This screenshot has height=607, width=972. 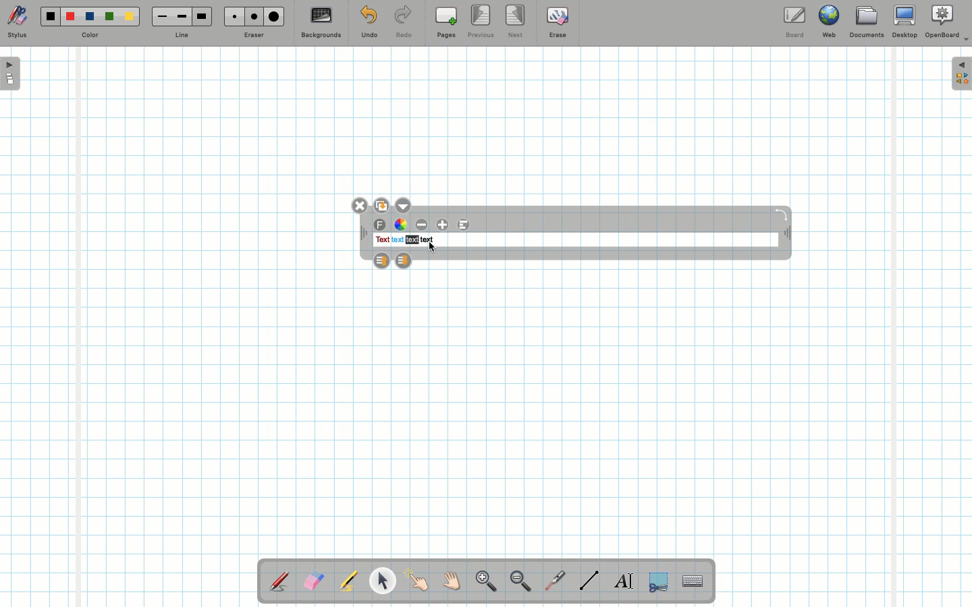 I want to click on Large eraser, so click(x=274, y=16).